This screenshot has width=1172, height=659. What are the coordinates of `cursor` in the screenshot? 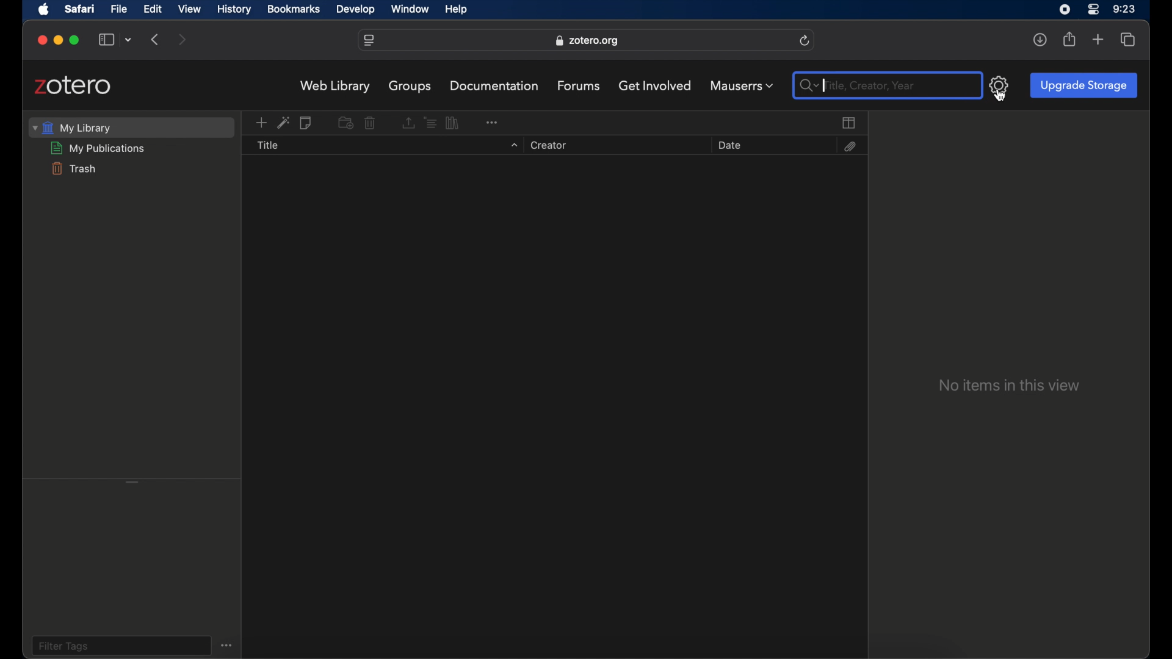 It's located at (1000, 96).